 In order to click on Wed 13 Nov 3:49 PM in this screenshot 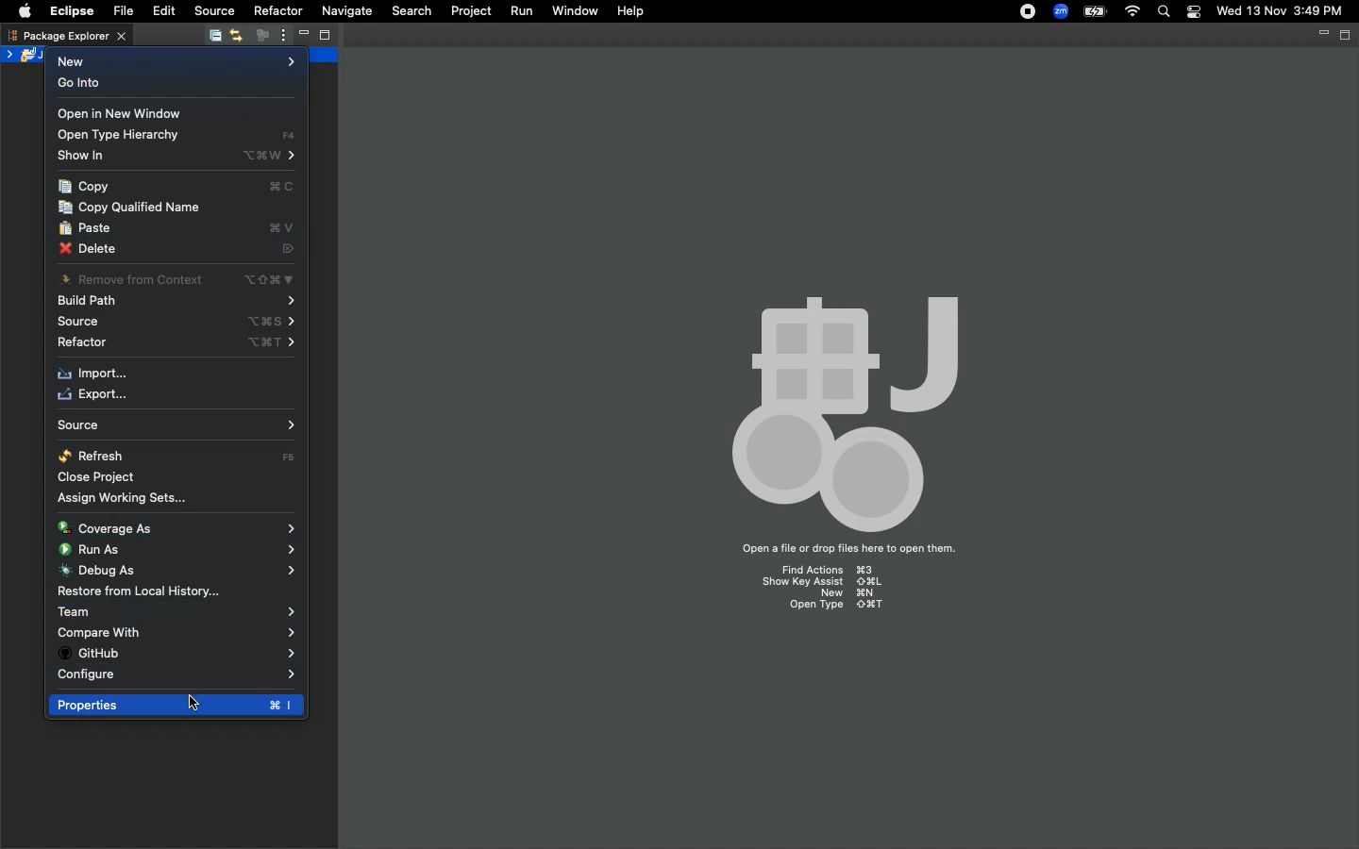, I will do `click(1281, 9)`.